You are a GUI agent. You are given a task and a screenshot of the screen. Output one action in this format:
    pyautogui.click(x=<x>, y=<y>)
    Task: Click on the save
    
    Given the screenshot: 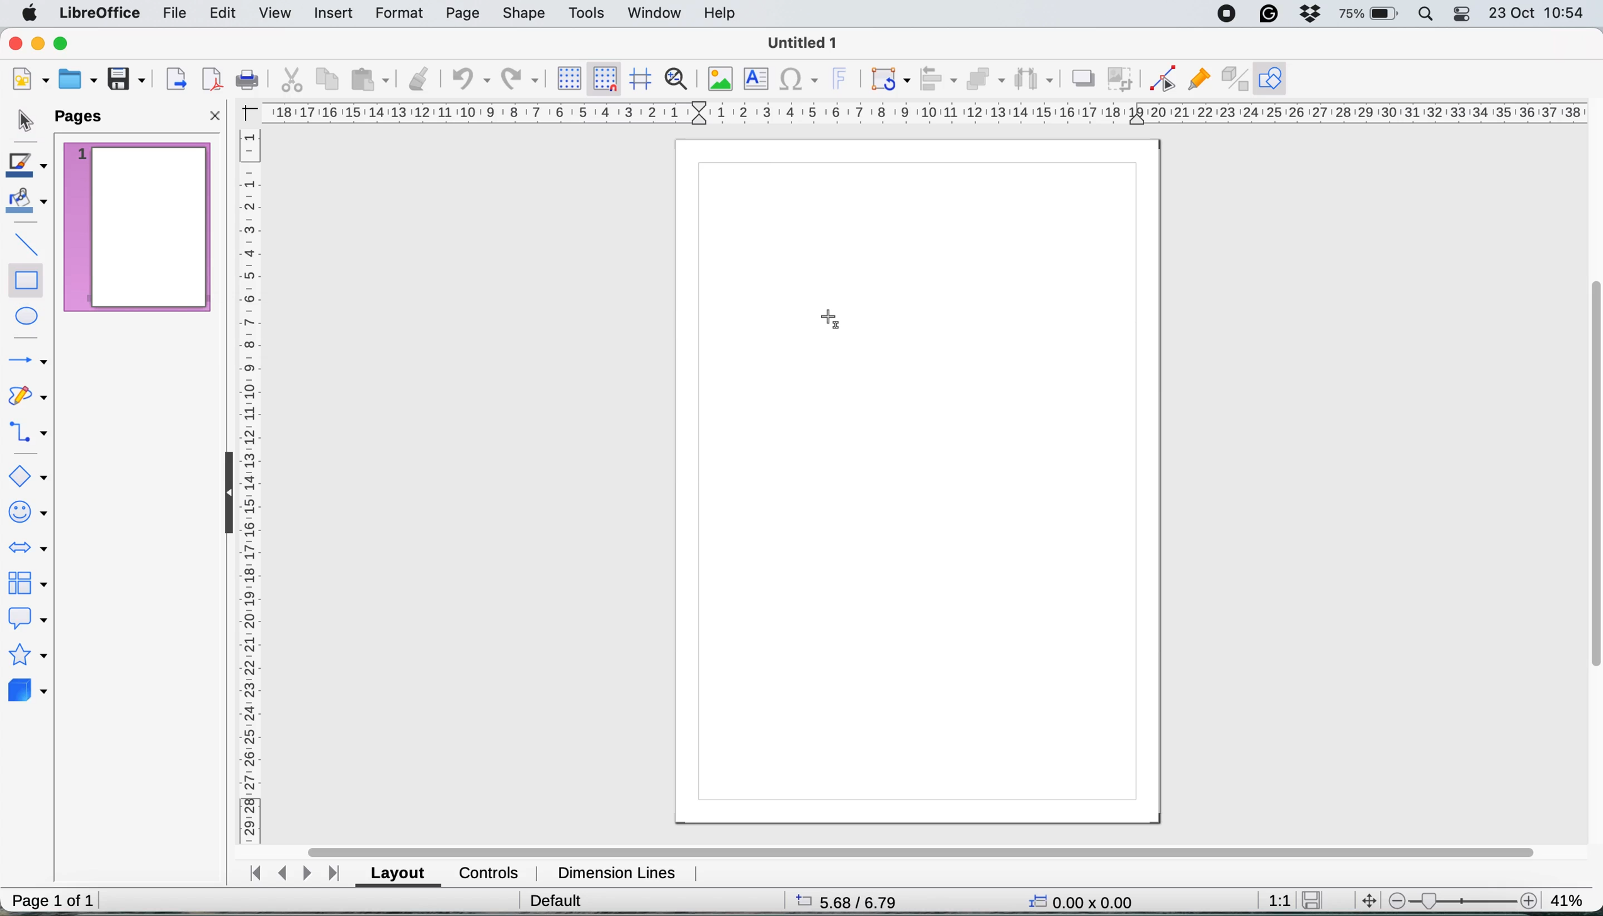 What is the action you would take?
    pyautogui.click(x=1317, y=899)
    